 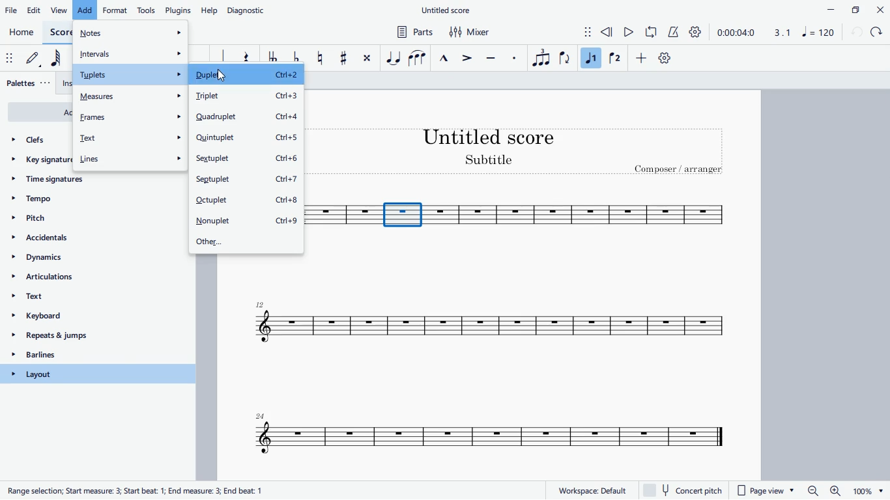 I want to click on forward, so click(x=878, y=33).